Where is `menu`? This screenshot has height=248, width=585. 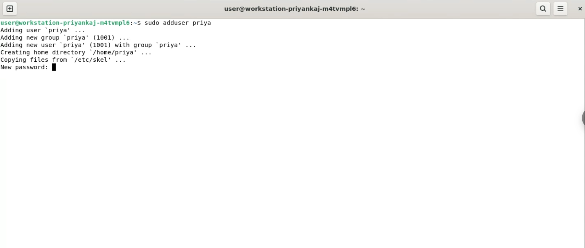 menu is located at coordinates (561, 9).